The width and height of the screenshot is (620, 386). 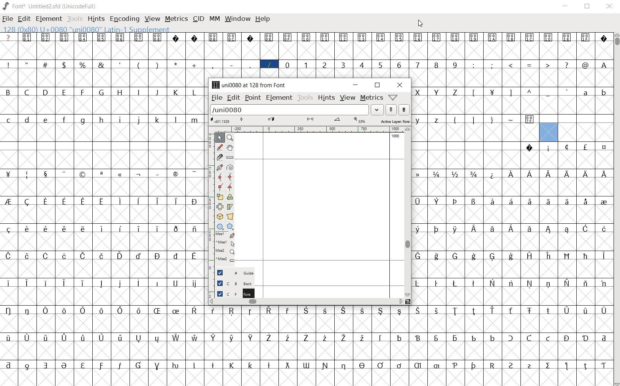 What do you see at coordinates (362, 37) in the screenshot?
I see `glyph` at bounding box center [362, 37].